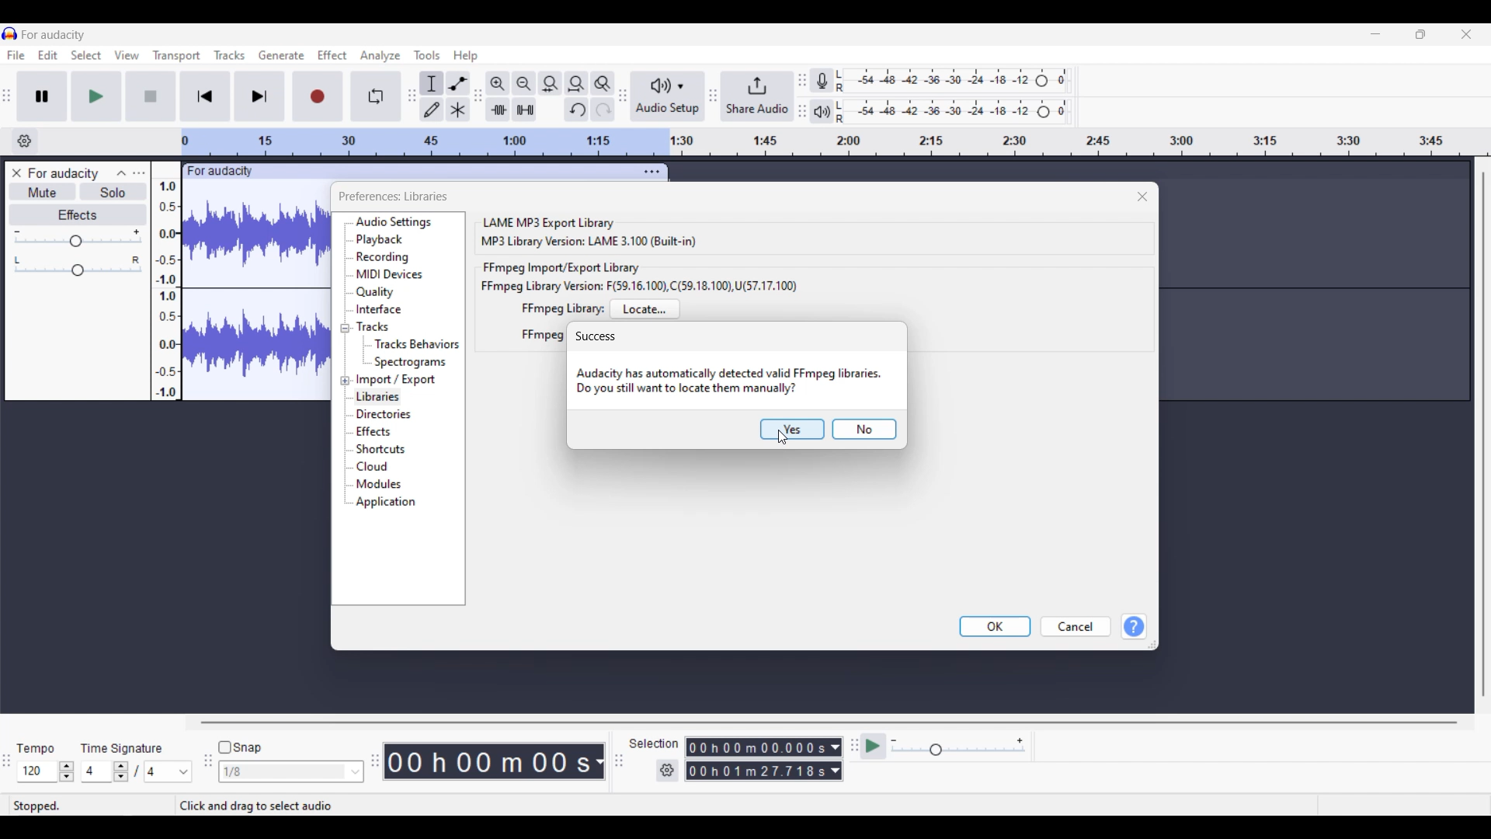 This screenshot has height=839, width=1491. Describe the element at coordinates (394, 197) in the screenshot. I see `preferences: libraries` at that location.